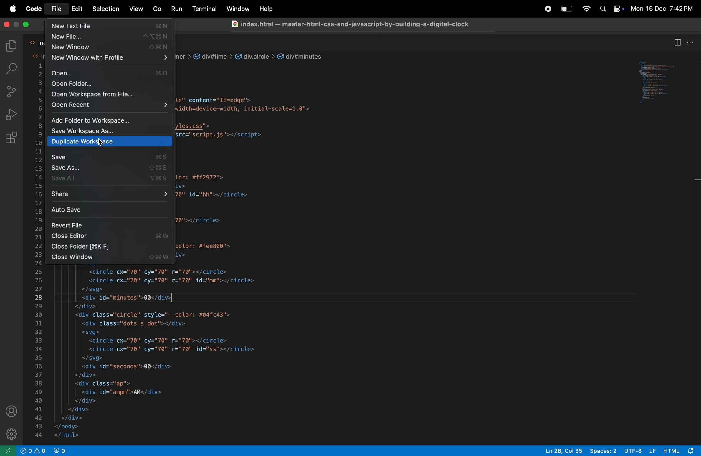  What do you see at coordinates (350, 24) in the screenshot?
I see `index.html — master-html-css-and-javascript-by-building-a-digital-clock` at bounding box center [350, 24].